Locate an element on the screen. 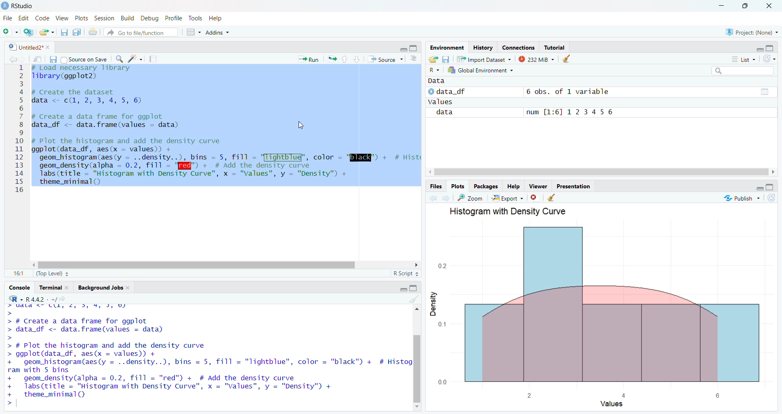 Image resolution: width=782 pixels, height=414 pixels. clear all plots is located at coordinates (552, 198).